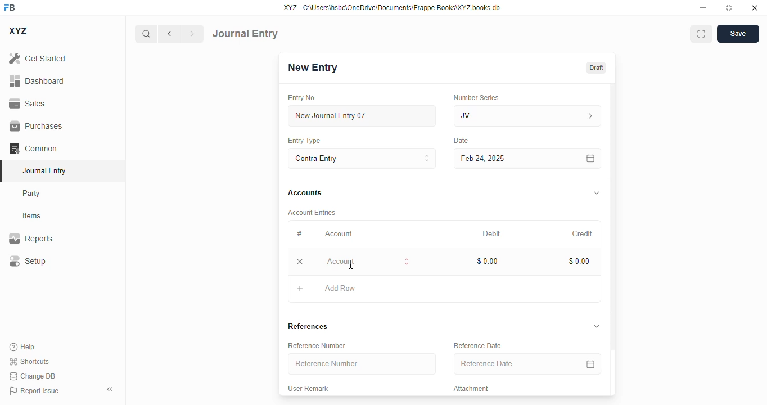  I want to click on entry type, so click(305, 141).